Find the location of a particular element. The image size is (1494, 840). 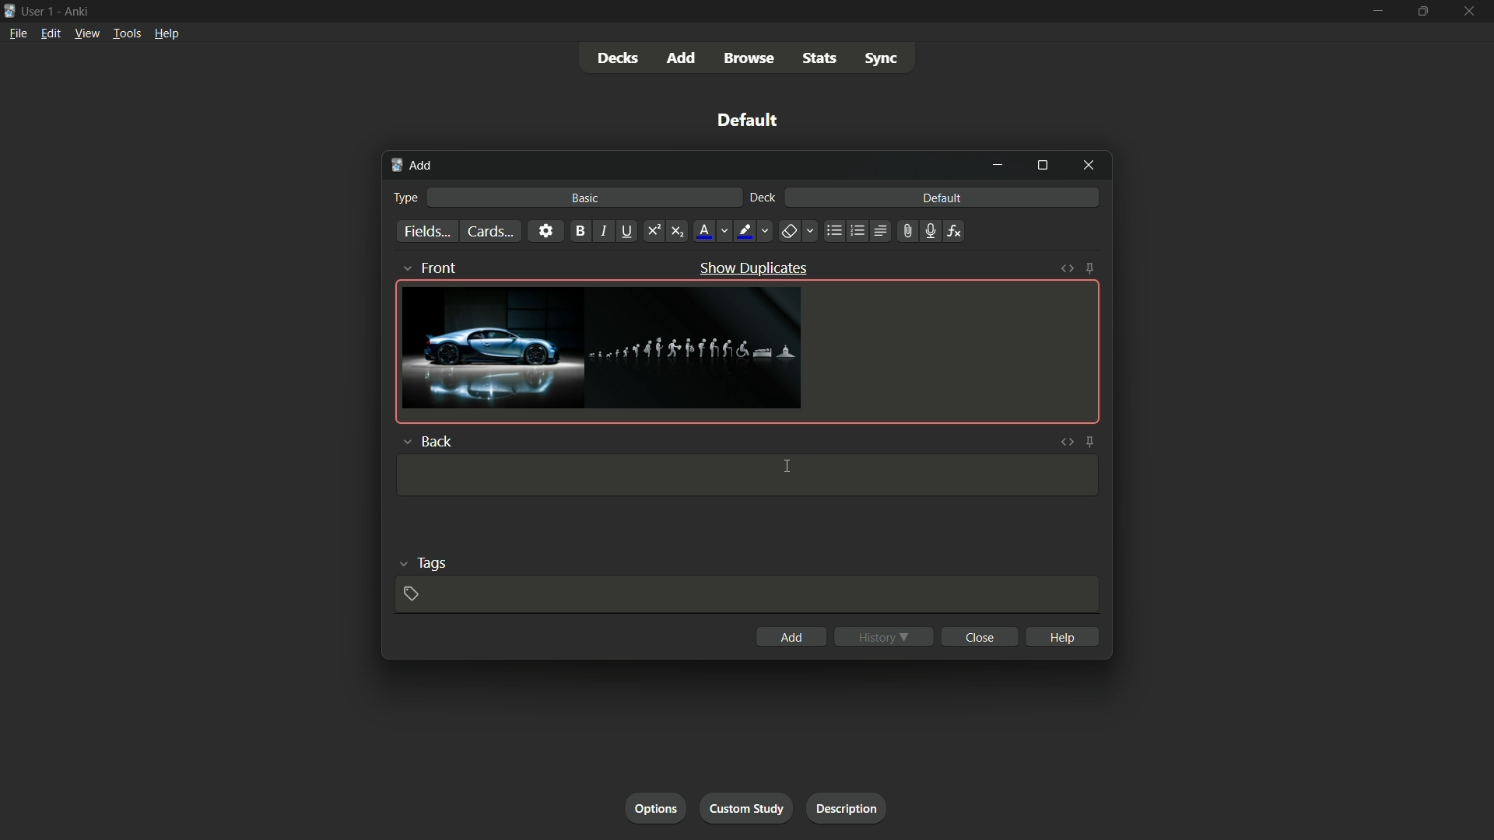

cursor is located at coordinates (787, 467).